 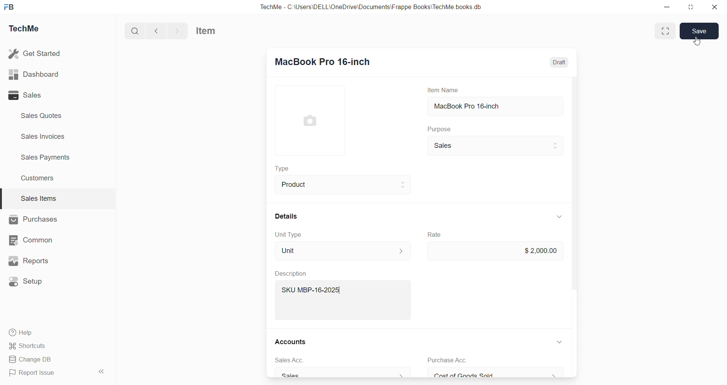 What do you see at coordinates (31, 359) in the screenshot?
I see `Change DB` at bounding box center [31, 359].